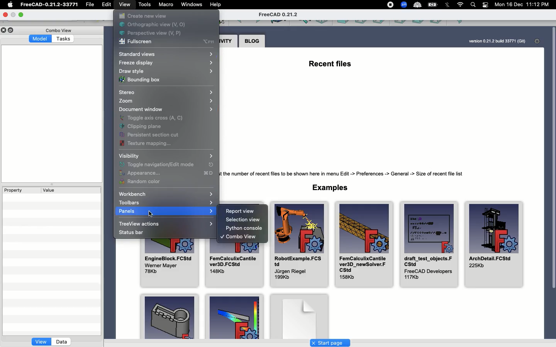 The height and width of the screenshot is (347, 556). I want to click on Mon 16 Dec 11:12 PM, so click(524, 5).